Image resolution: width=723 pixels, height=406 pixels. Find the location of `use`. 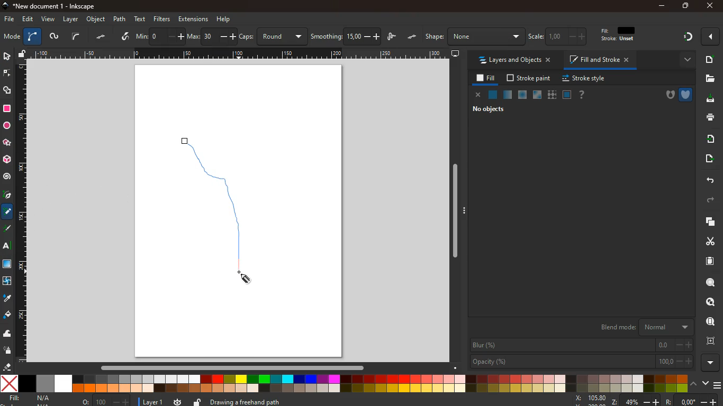

use is located at coordinates (711, 322).